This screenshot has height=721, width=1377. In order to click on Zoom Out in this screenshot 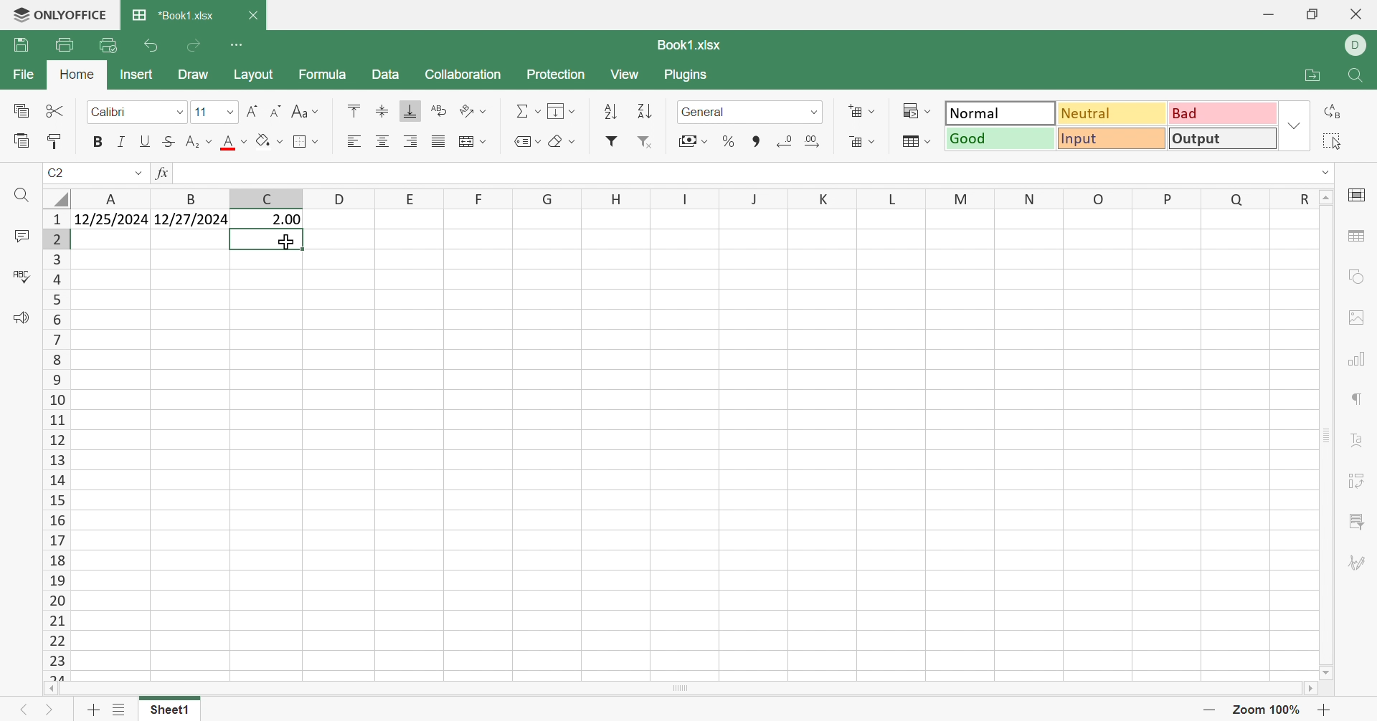, I will do `click(1212, 709)`.